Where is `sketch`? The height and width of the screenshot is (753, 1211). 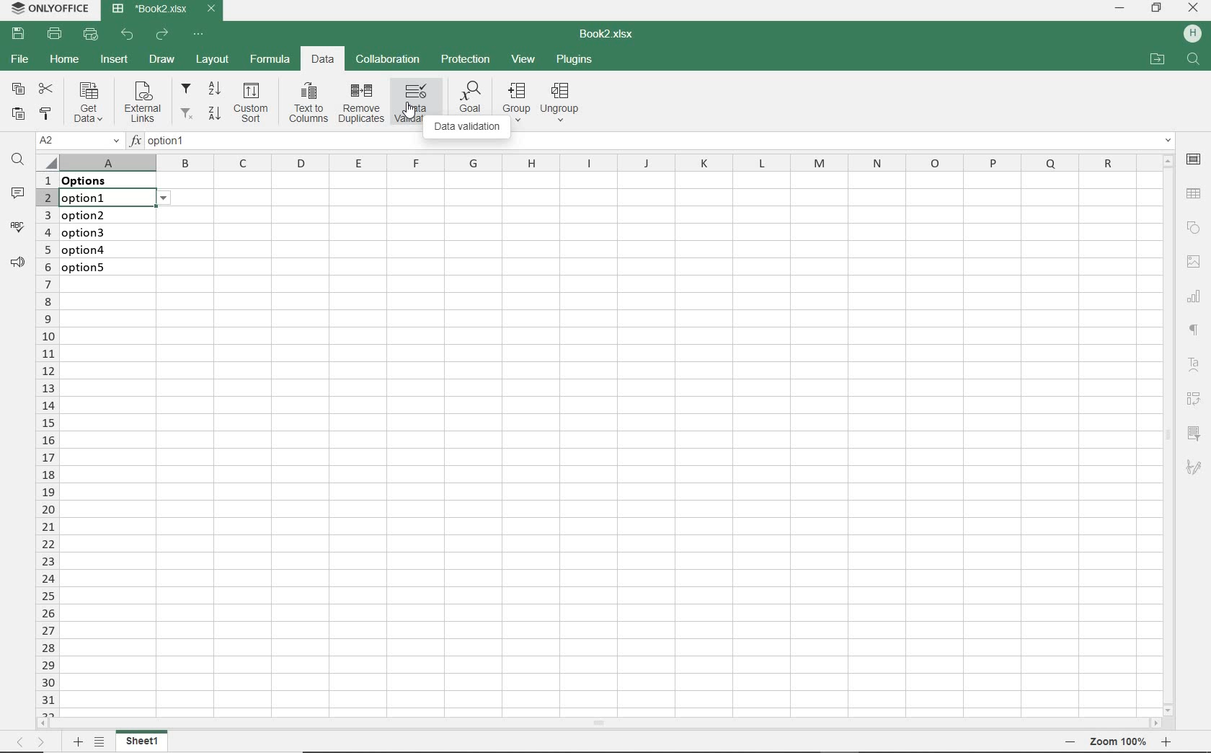
sketch is located at coordinates (1197, 469).